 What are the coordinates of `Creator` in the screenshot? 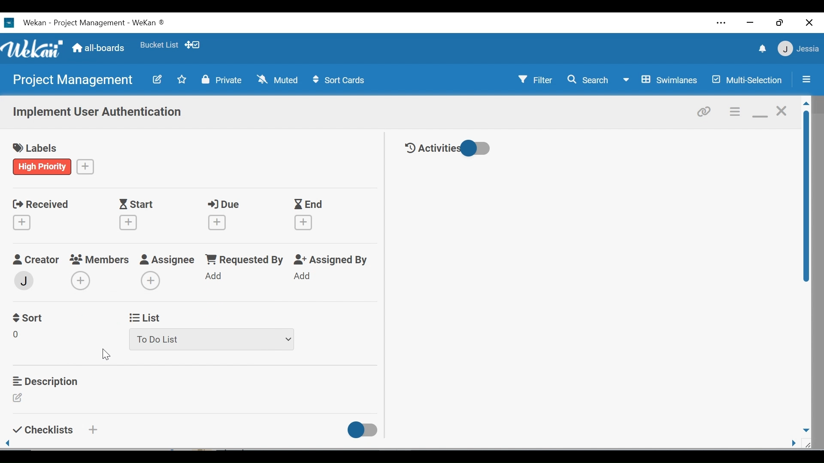 It's located at (35, 260).